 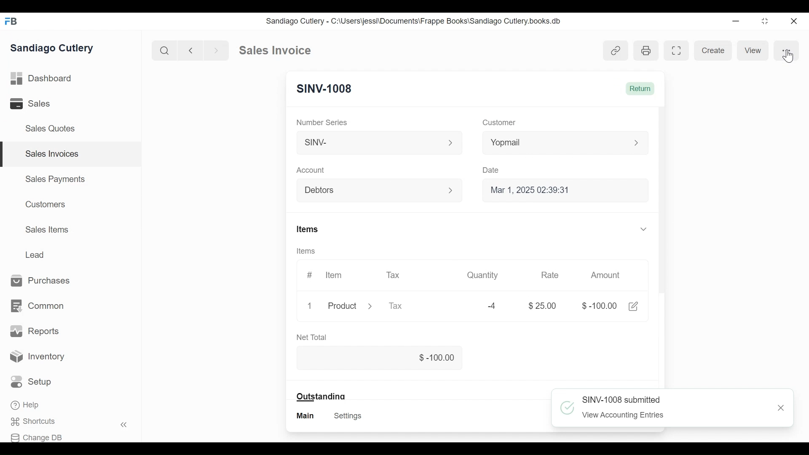 What do you see at coordinates (29, 103) in the screenshot?
I see ` Sales` at bounding box center [29, 103].